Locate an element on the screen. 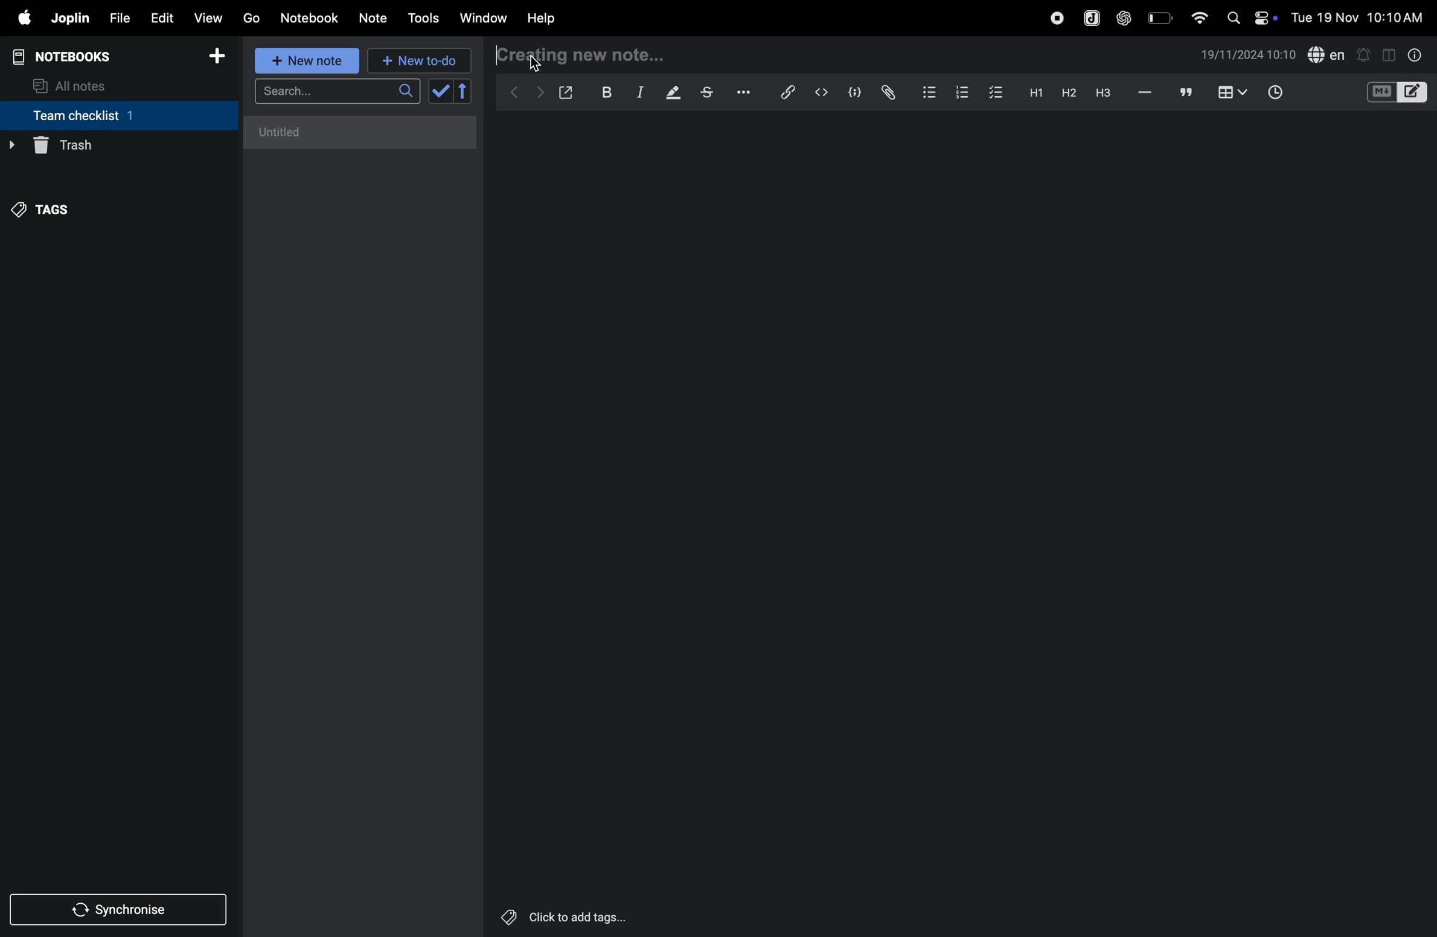 Image resolution: width=1437 pixels, height=937 pixels. heading 2 is located at coordinates (1066, 92).